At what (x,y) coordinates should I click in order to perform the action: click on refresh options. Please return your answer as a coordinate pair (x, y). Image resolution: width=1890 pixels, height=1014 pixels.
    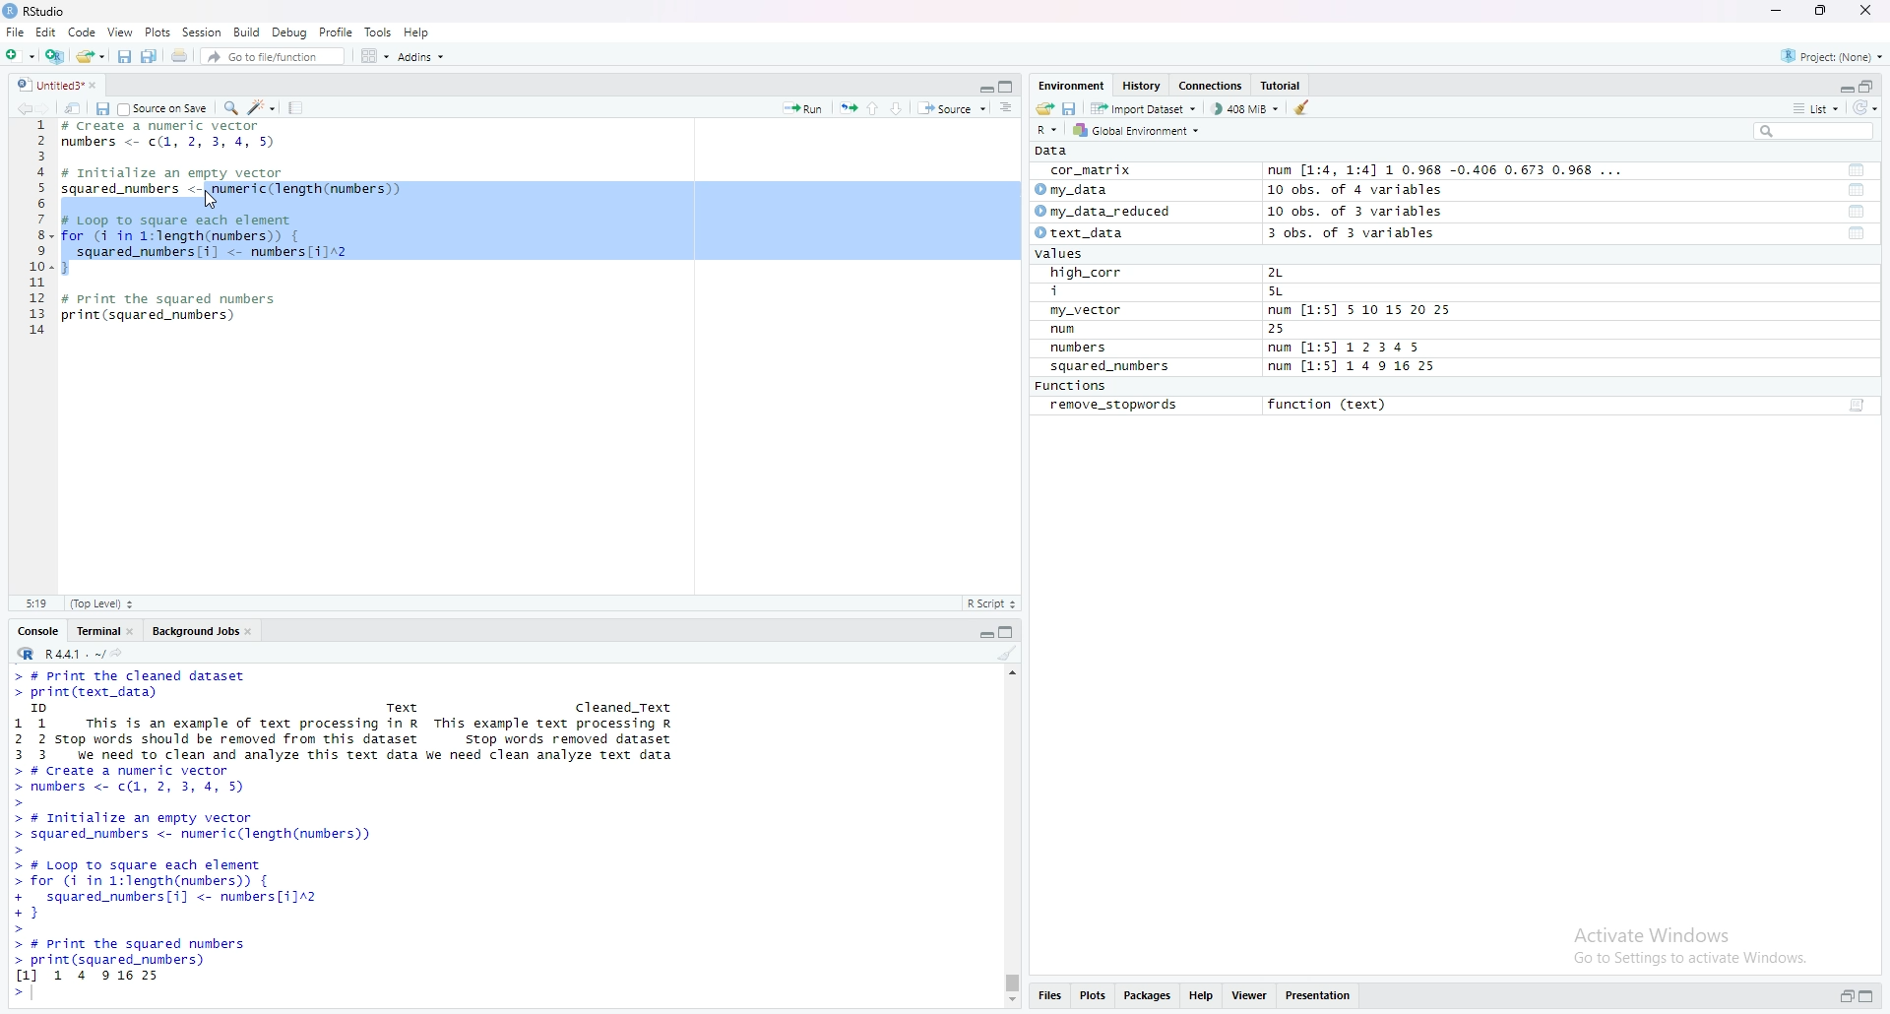
    Looking at the image, I should click on (1865, 108).